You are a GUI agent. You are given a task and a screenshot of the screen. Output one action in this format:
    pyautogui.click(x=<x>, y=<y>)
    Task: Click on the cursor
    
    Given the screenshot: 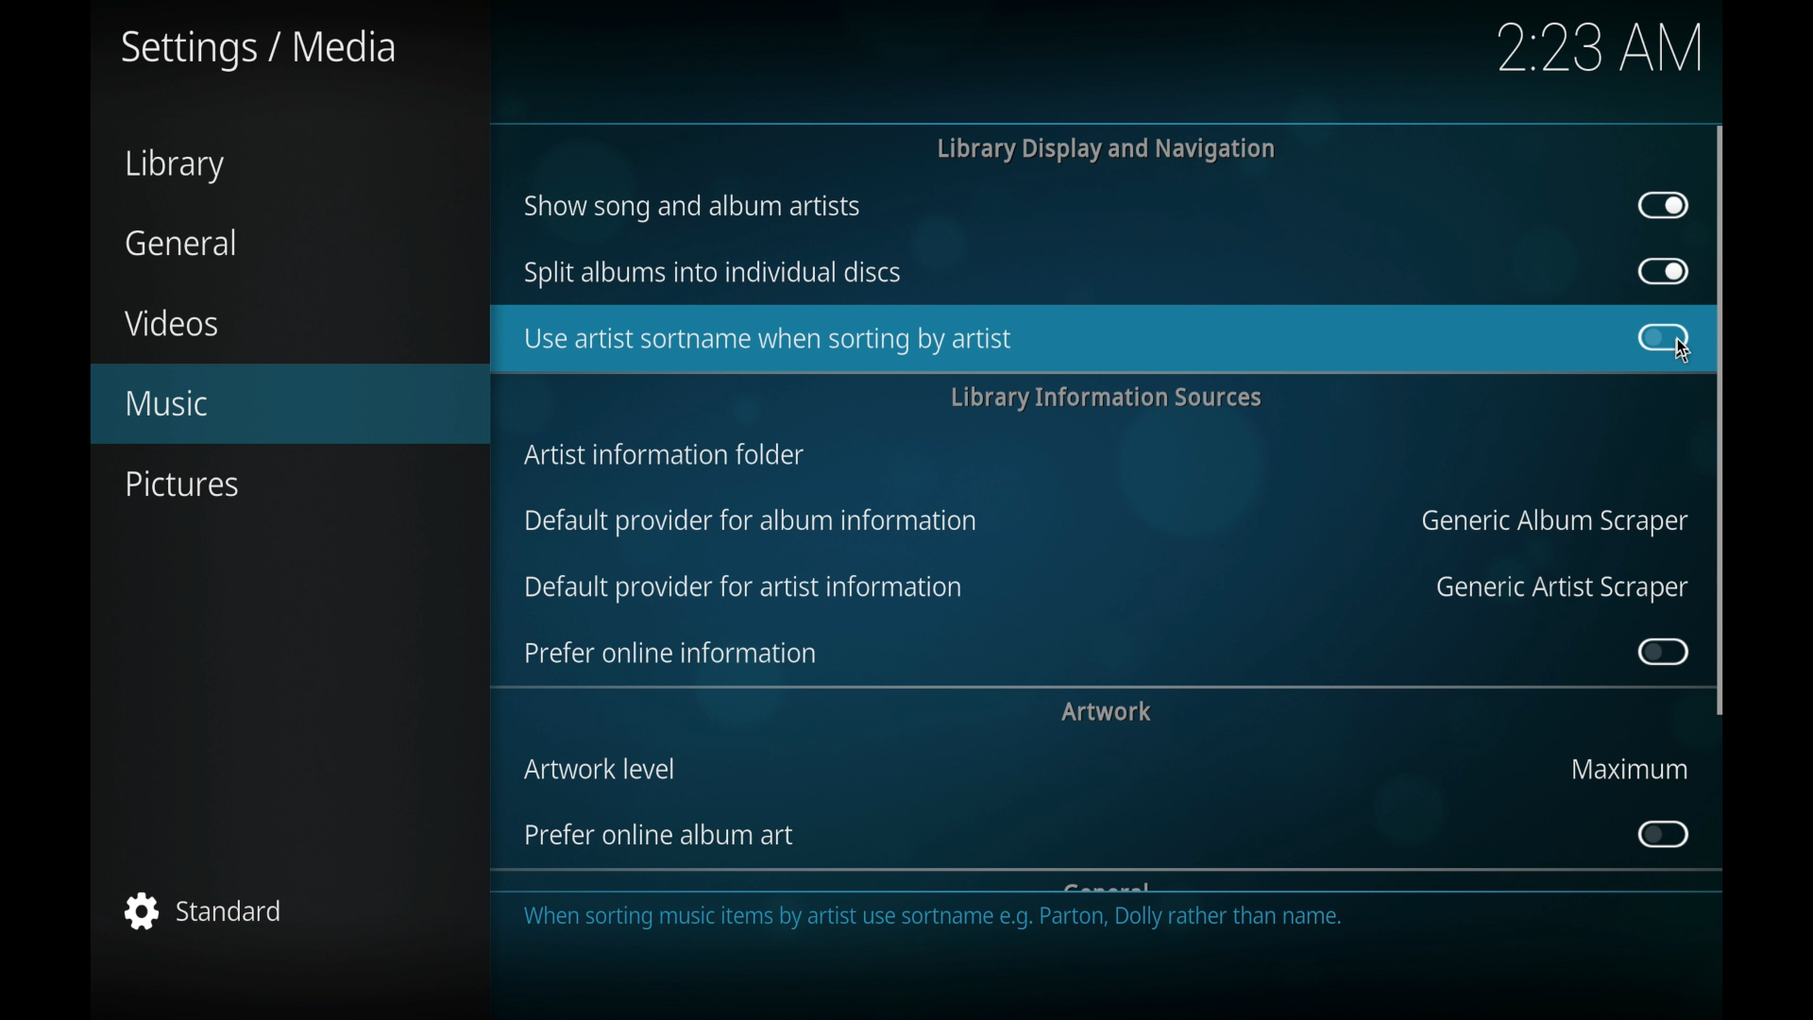 What is the action you would take?
    pyautogui.click(x=1676, y=350)
    